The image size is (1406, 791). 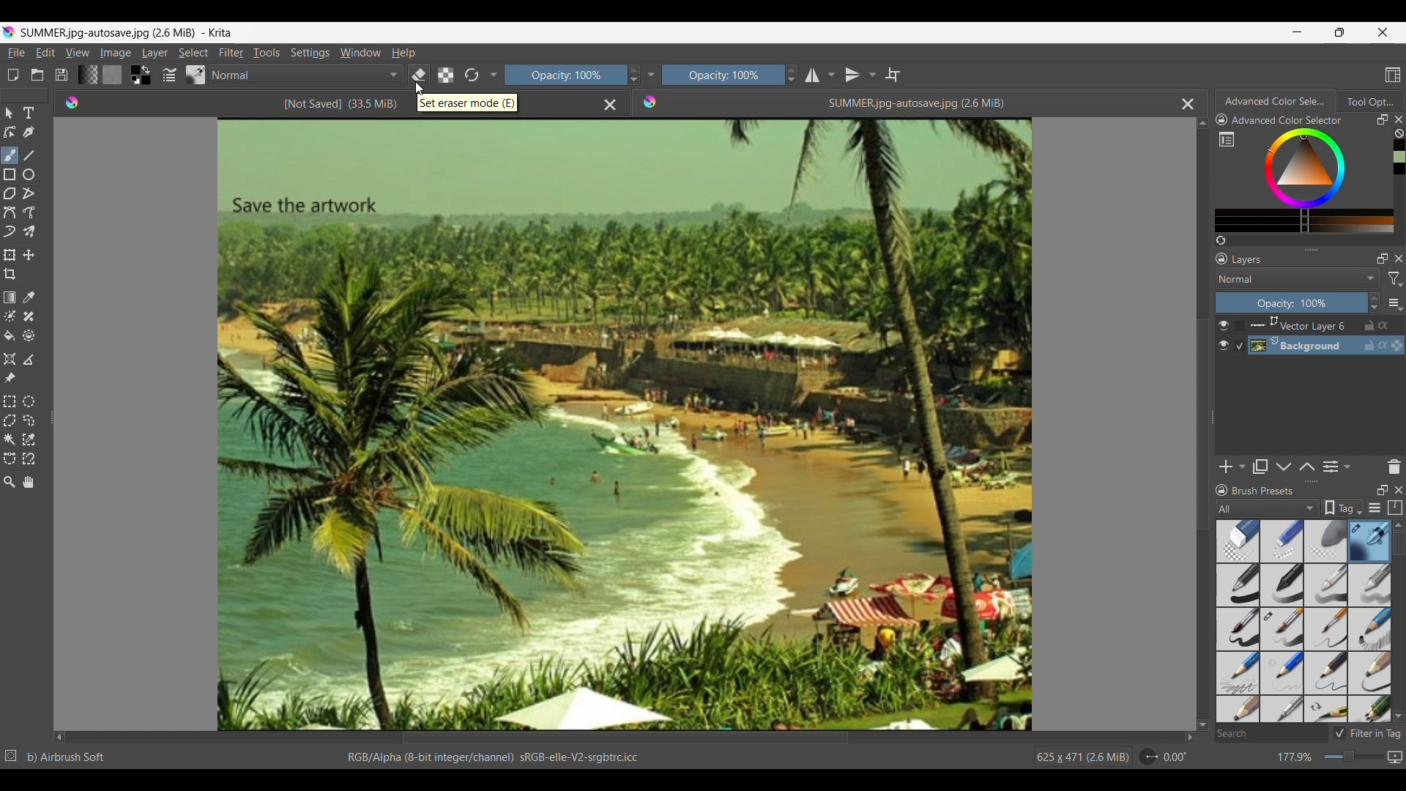 I want to click on Search box, so click(x=1271, y=733).